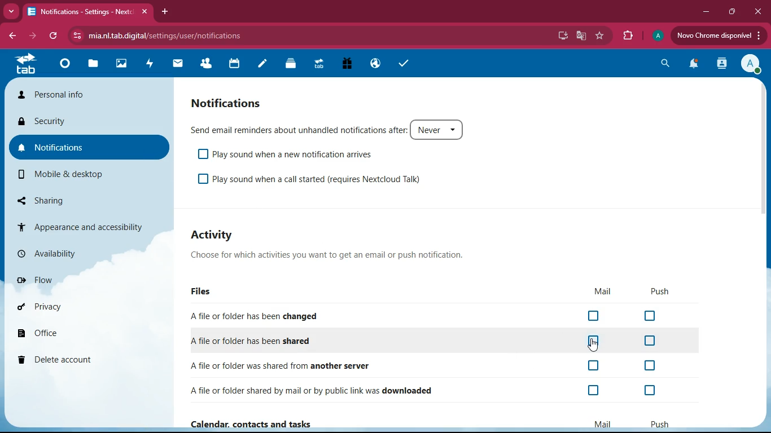  I want to click on availability, so click(81, 253).